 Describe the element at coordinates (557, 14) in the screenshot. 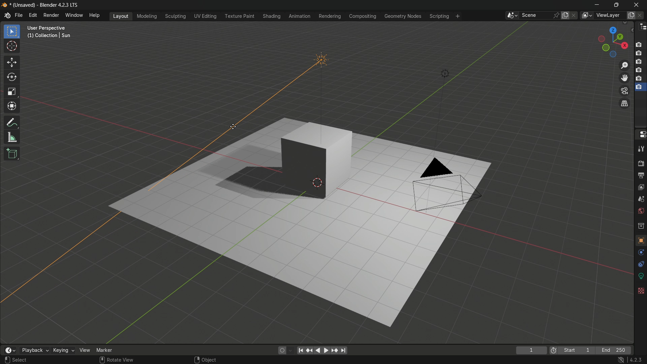

I see `pin scene to workplace` at that location.